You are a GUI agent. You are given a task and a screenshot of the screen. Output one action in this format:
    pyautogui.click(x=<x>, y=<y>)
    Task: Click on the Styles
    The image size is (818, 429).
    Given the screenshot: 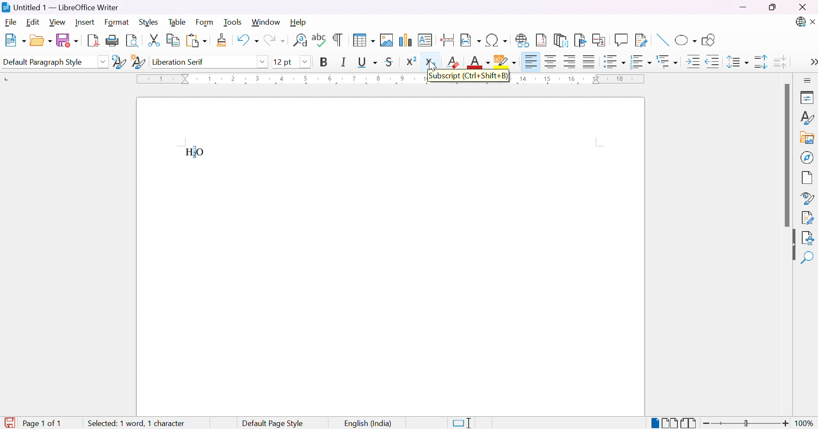 What is the action you would take?
    pyautogui.click(x=151, y=22)
    